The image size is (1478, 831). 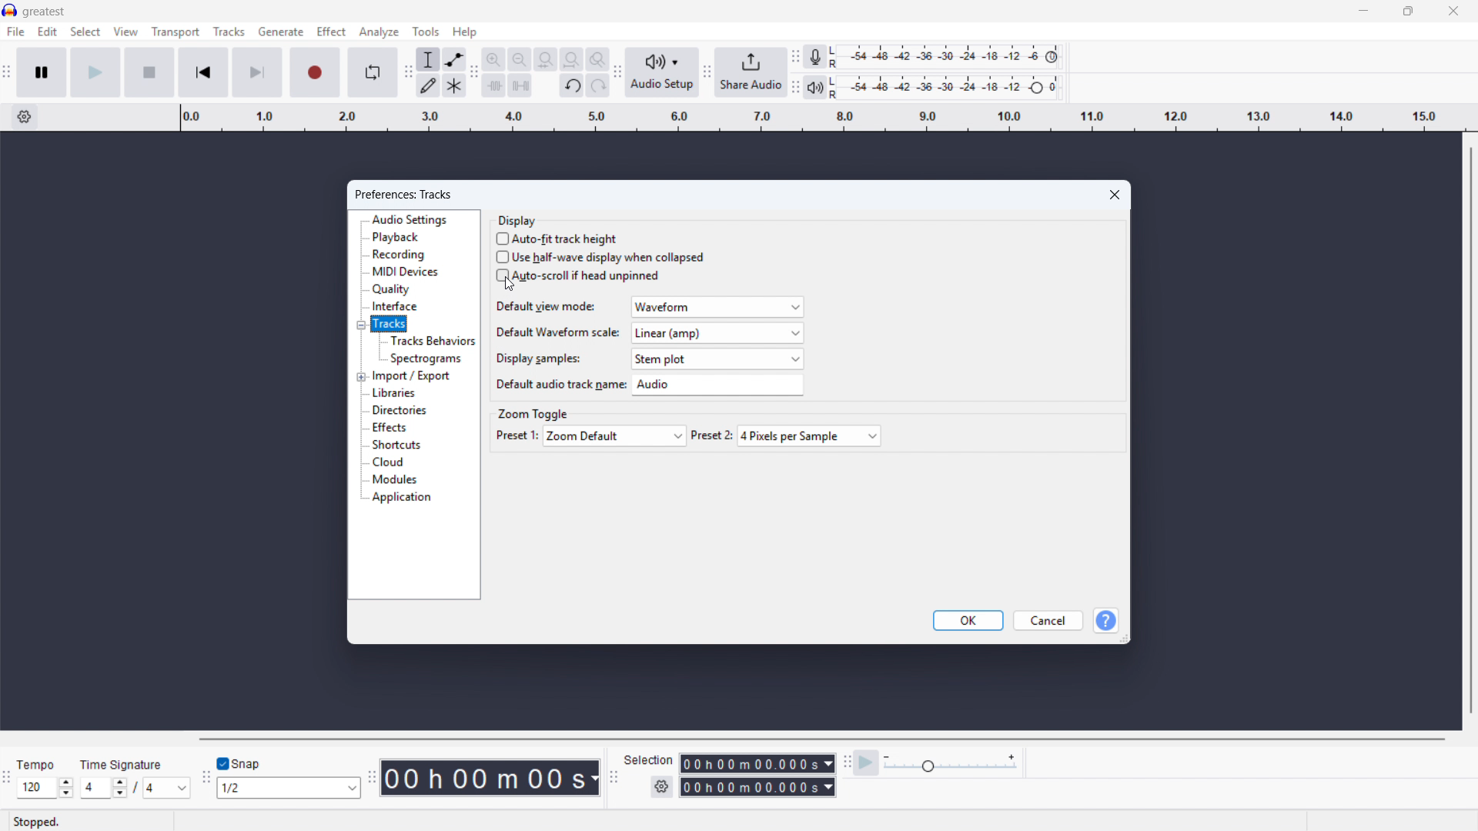 What do you see at coordinates (399, 255) in the screenshot?
I see ` Recording ` at bounding box center [399, 255].